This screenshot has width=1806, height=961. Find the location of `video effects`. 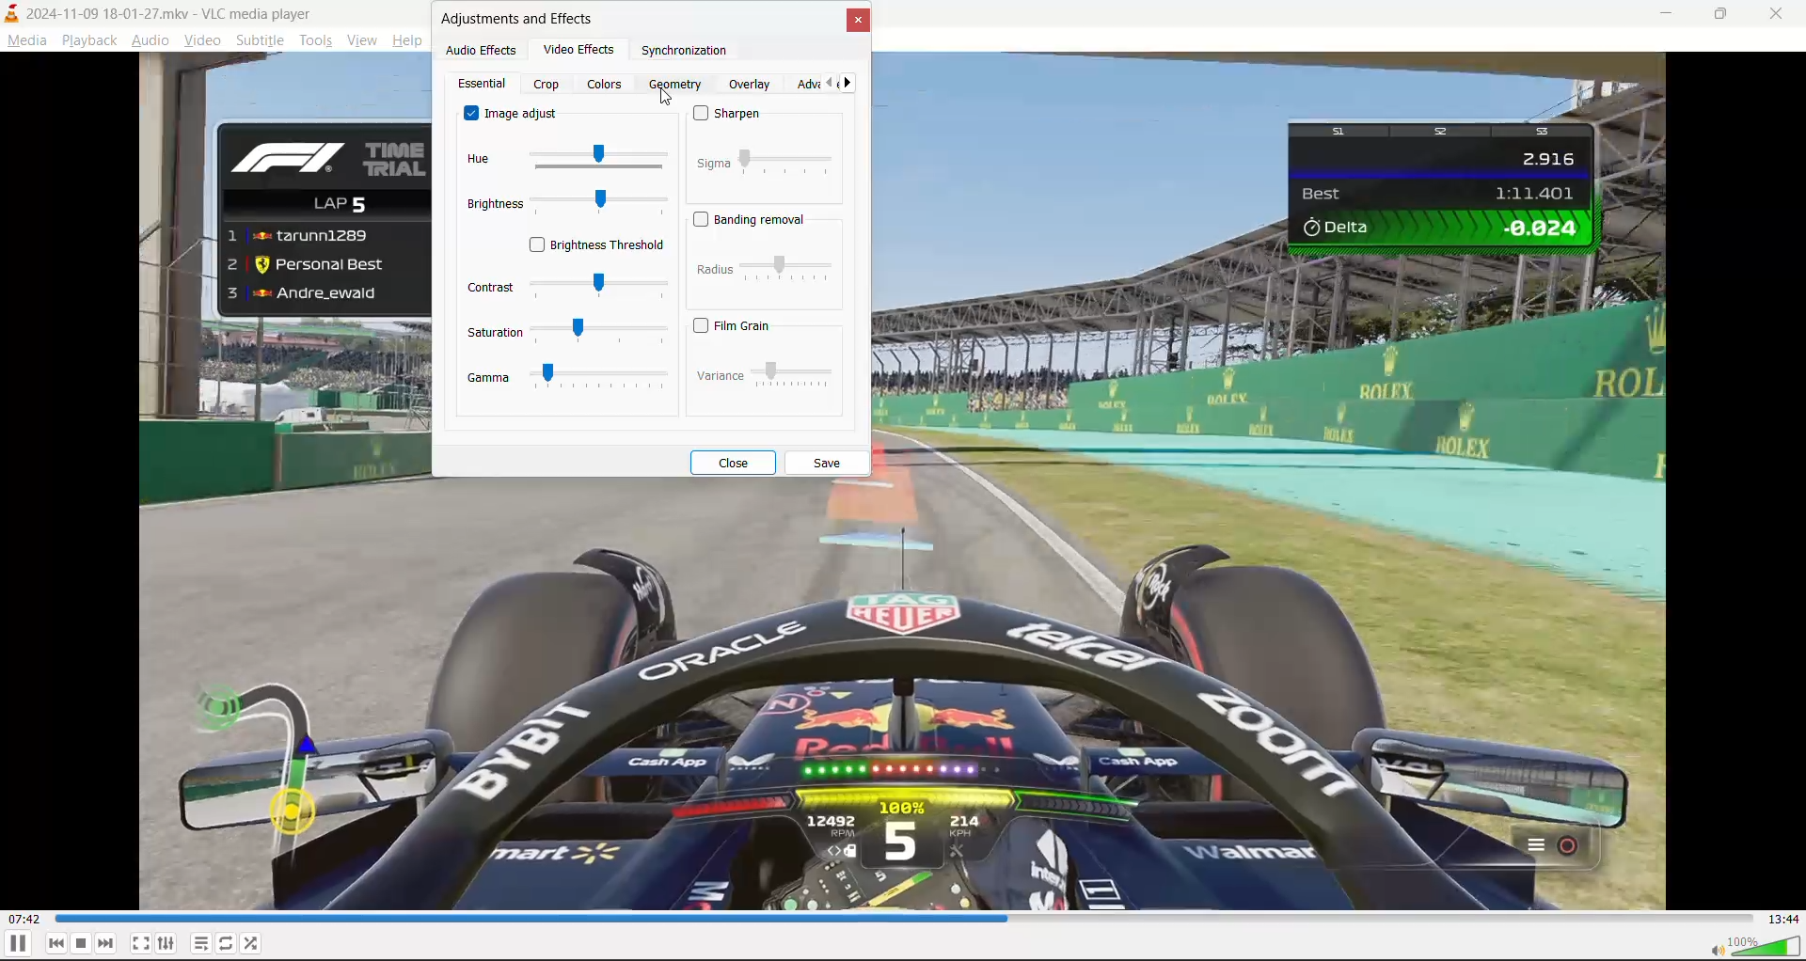

video effects is located at coordinates (584, 50).